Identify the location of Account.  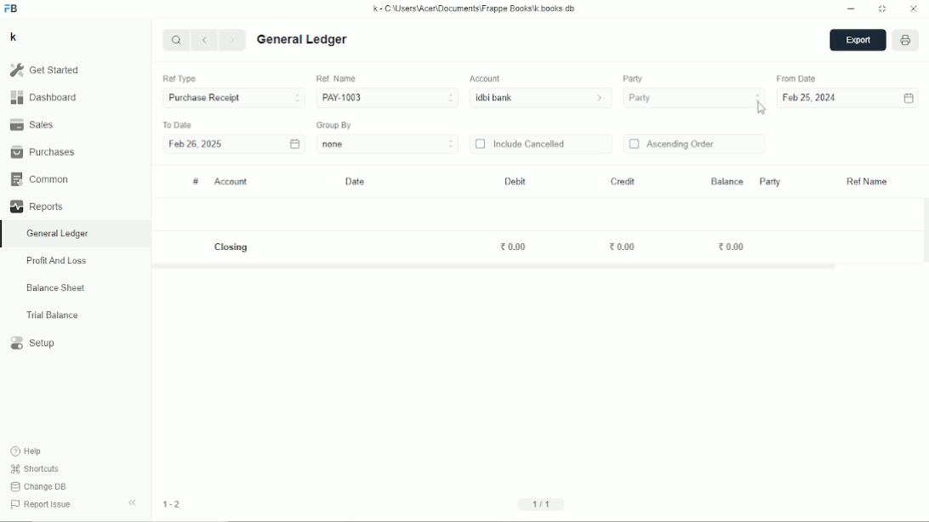
(231, 182).